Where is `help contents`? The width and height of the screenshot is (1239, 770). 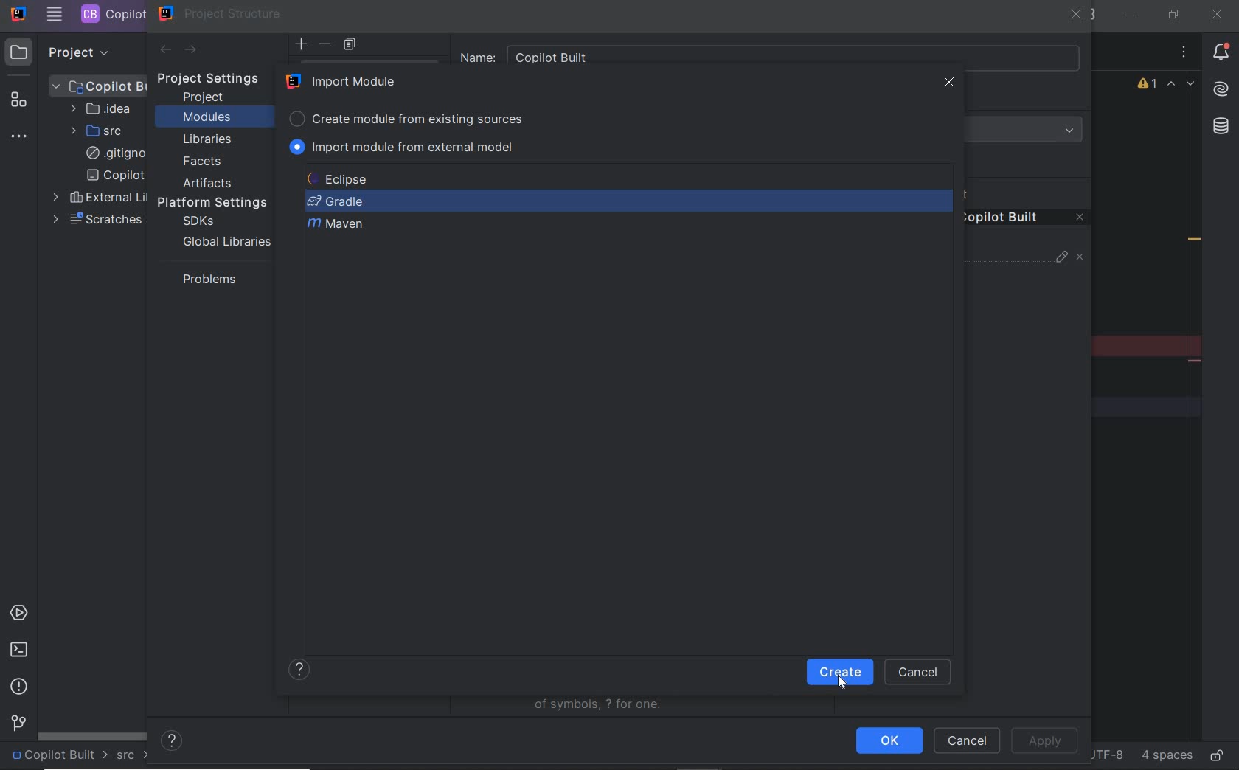 help contents is located at coordinates (173, 742).